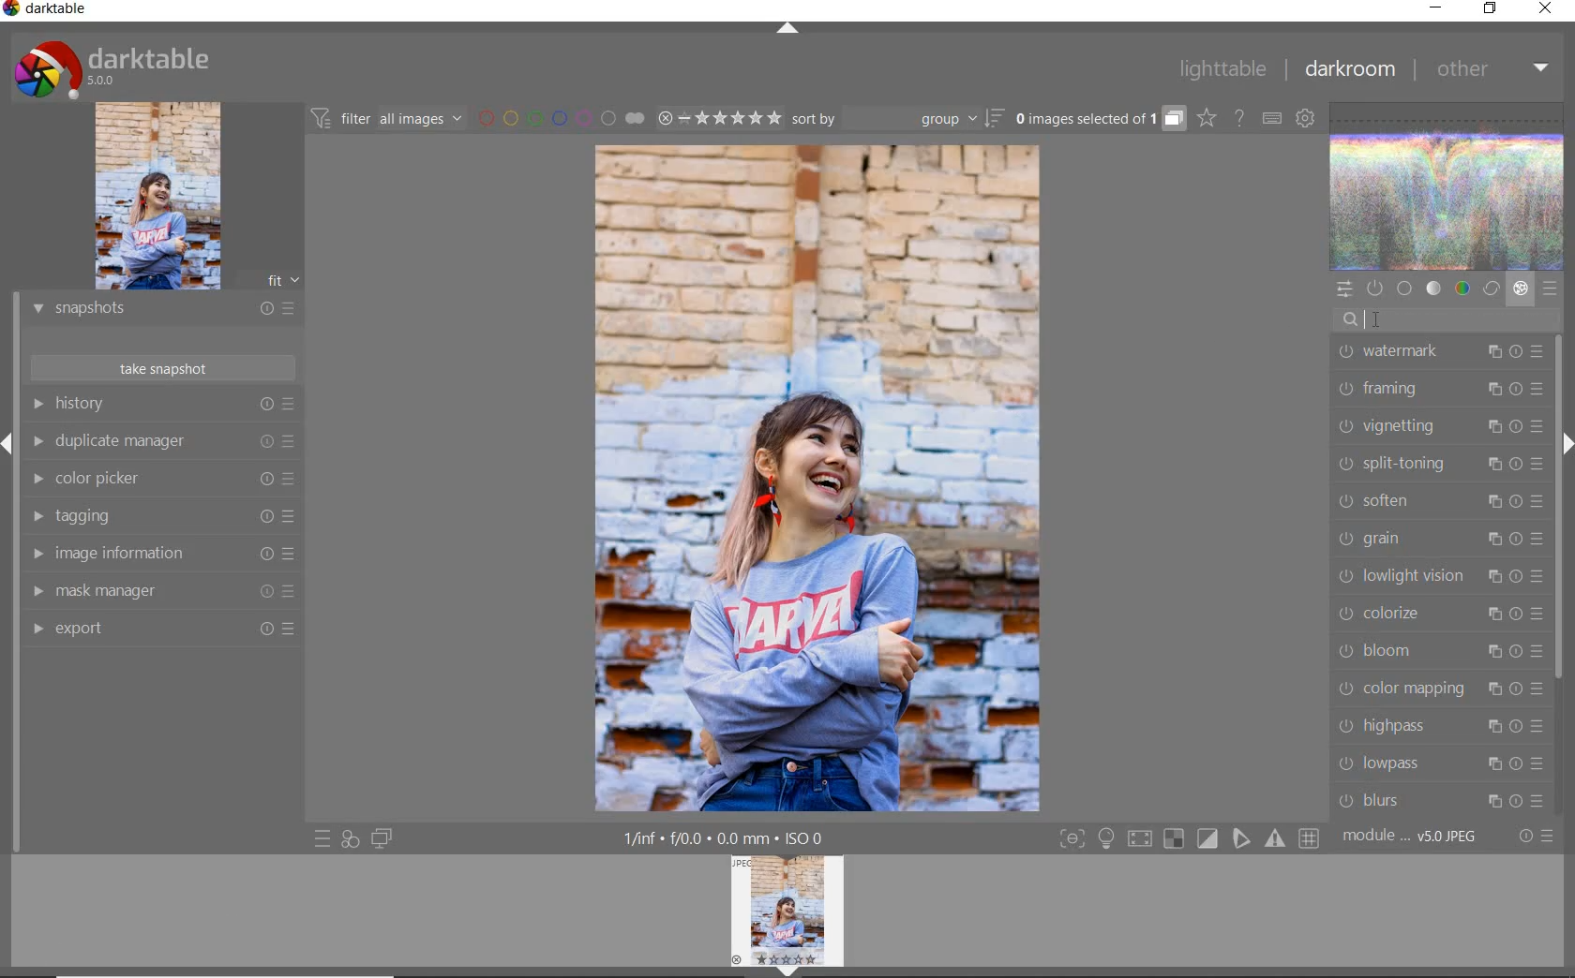 The width and height of the screenshot is (1575, 978). I want to click on duplicate manager, so click(165, 443).